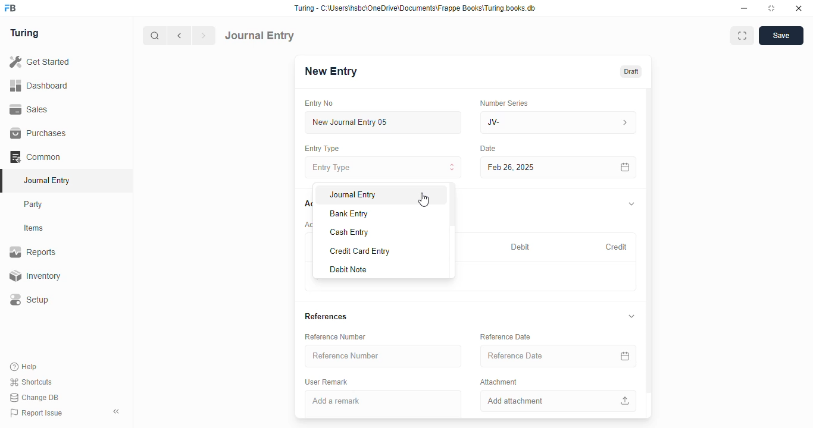 The image size is (813, 428). Describe the element at coordinates (630, 71) in the screenshot. I see `draft` at that location.